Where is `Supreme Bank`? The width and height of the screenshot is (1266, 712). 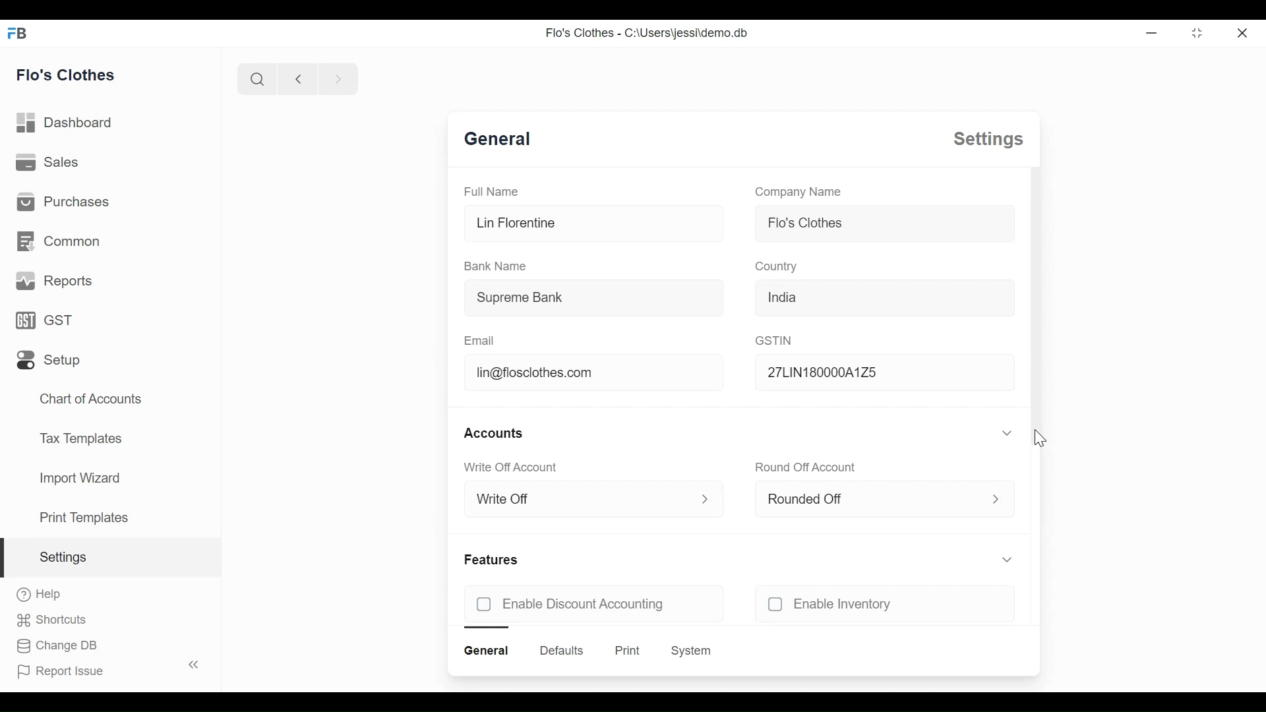 Supreme Bank is located at coordinates (591, 299).